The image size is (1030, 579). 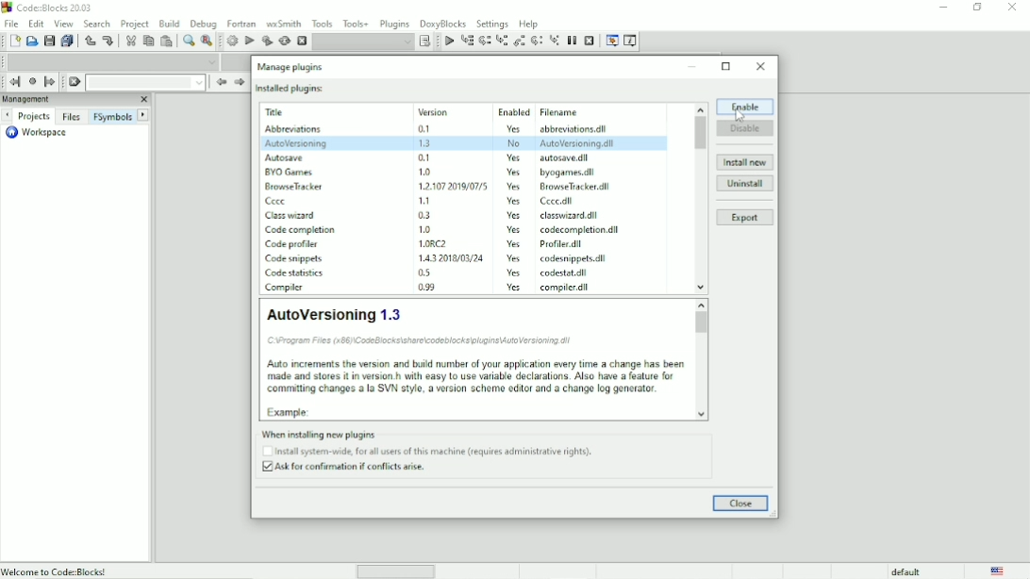 I want to click on Yes, so click(x=514, y=202).